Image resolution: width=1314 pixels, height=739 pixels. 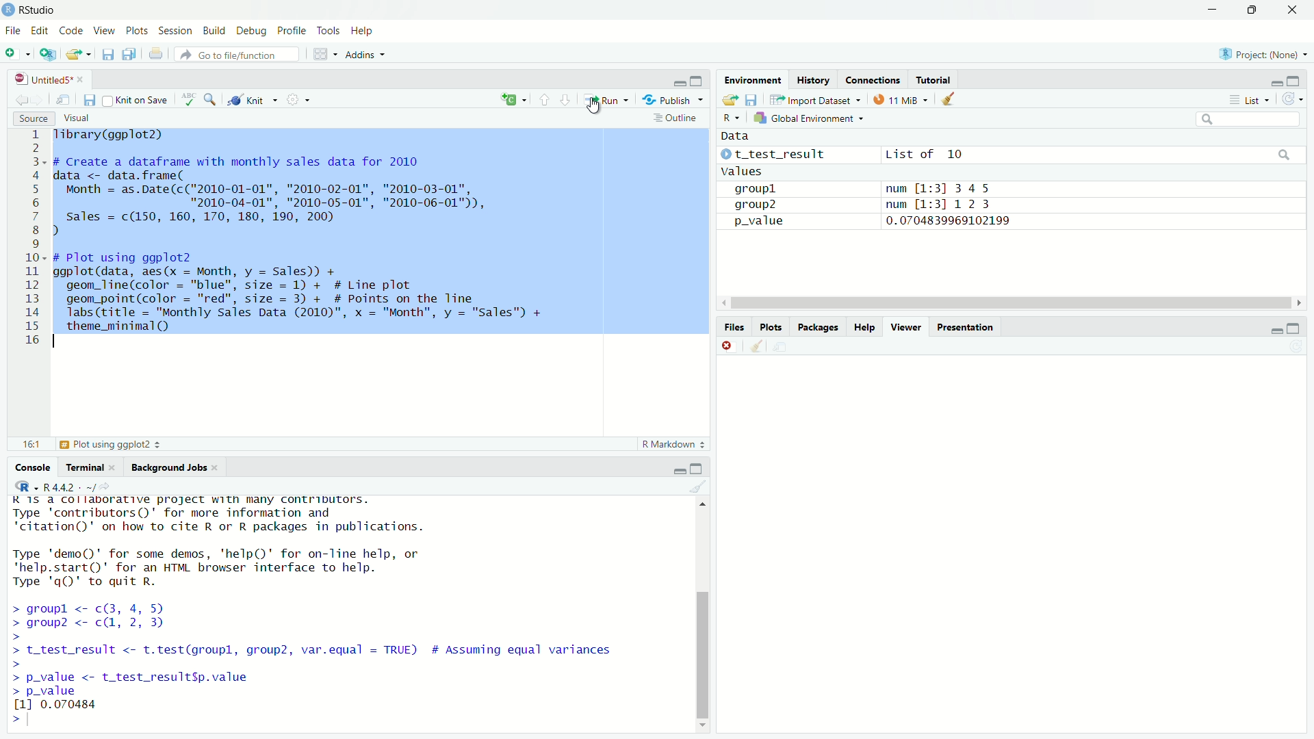 I want to click on workspace panel, so click(x=326, y=53).